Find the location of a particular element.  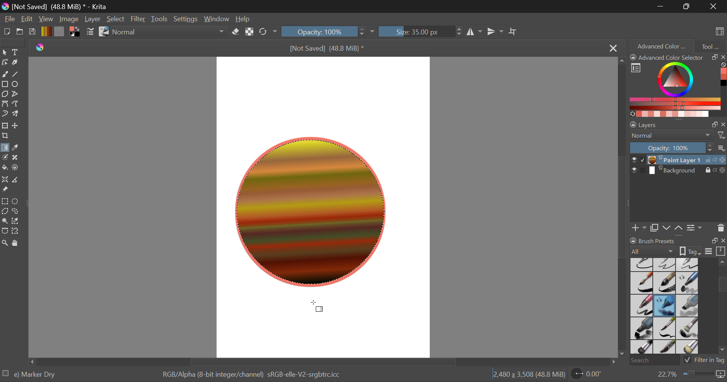

Krita Logo is located at coordinates (39, 48).